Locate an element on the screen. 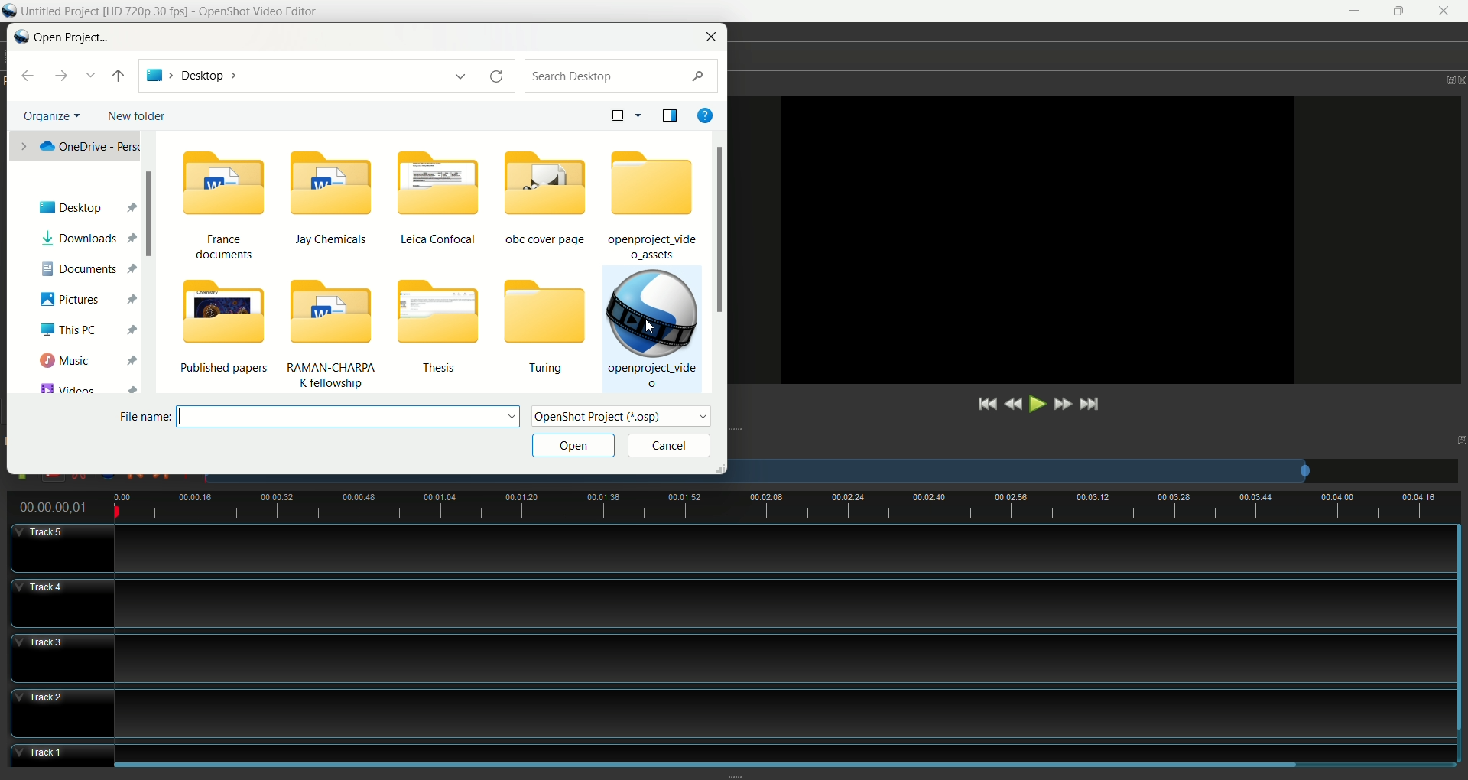 This screenshot has width=1468, height=780. track 3 is located at coordinates (728, 658).